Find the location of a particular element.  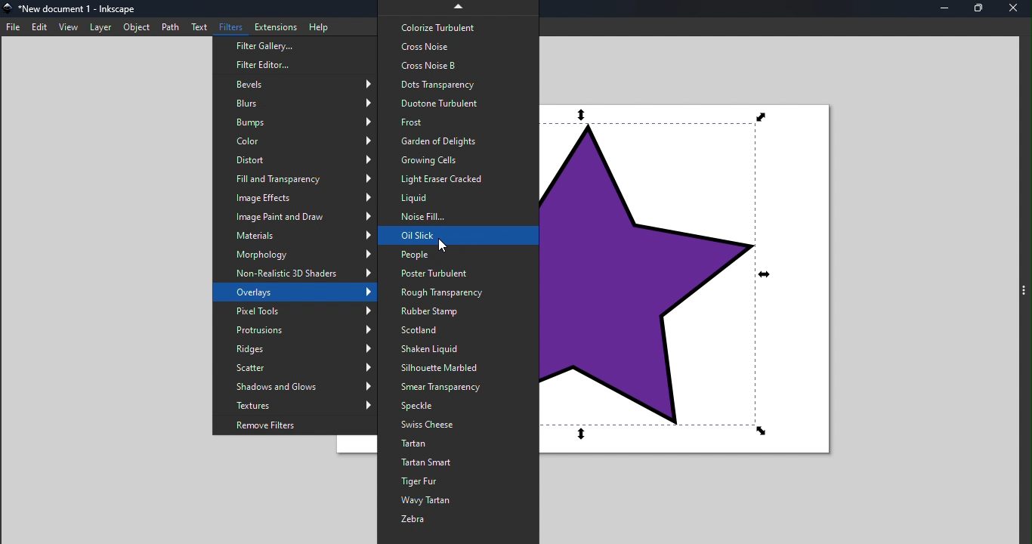

Filter editor is located at coordinates (291, 65).